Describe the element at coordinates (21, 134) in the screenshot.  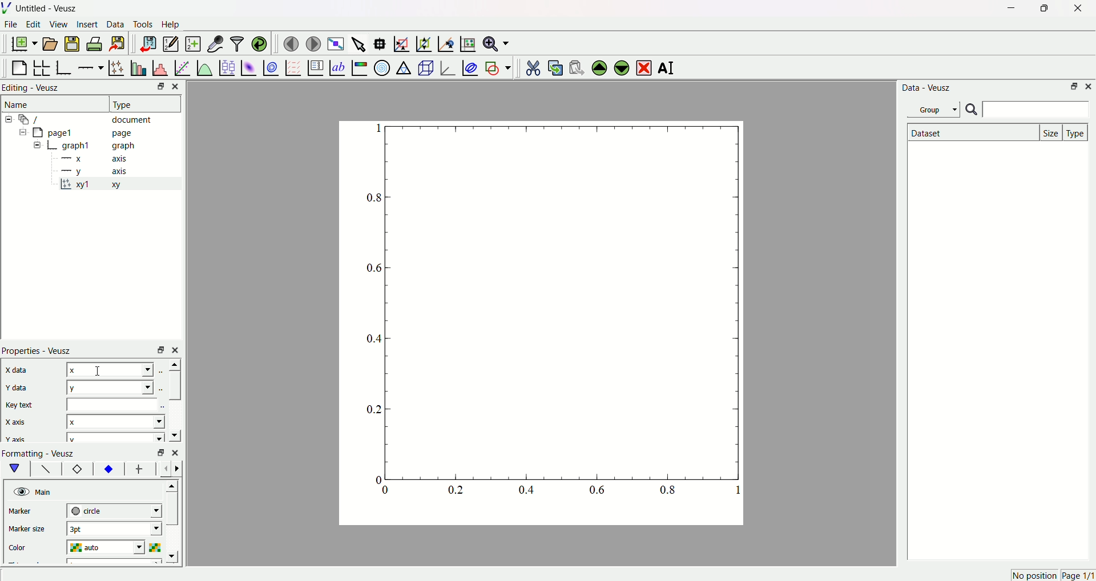
I see `collapse` at that location.